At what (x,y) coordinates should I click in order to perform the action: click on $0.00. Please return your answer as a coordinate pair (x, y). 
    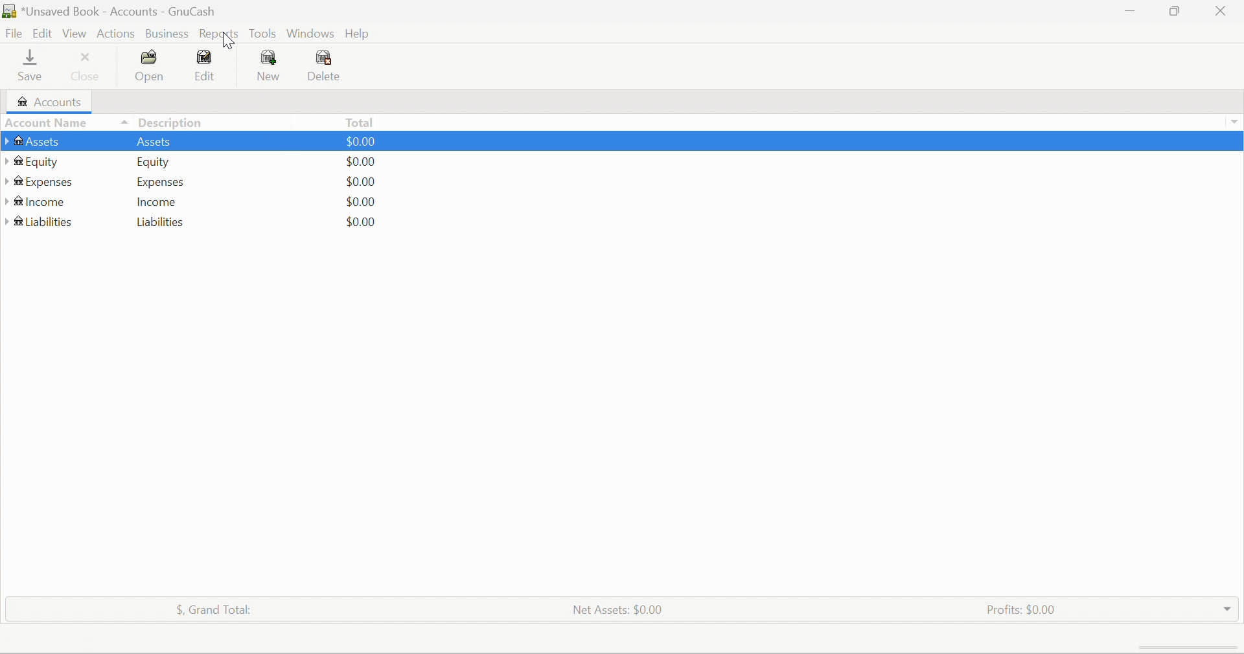
    Looking at the image, I should click on (363, 202).